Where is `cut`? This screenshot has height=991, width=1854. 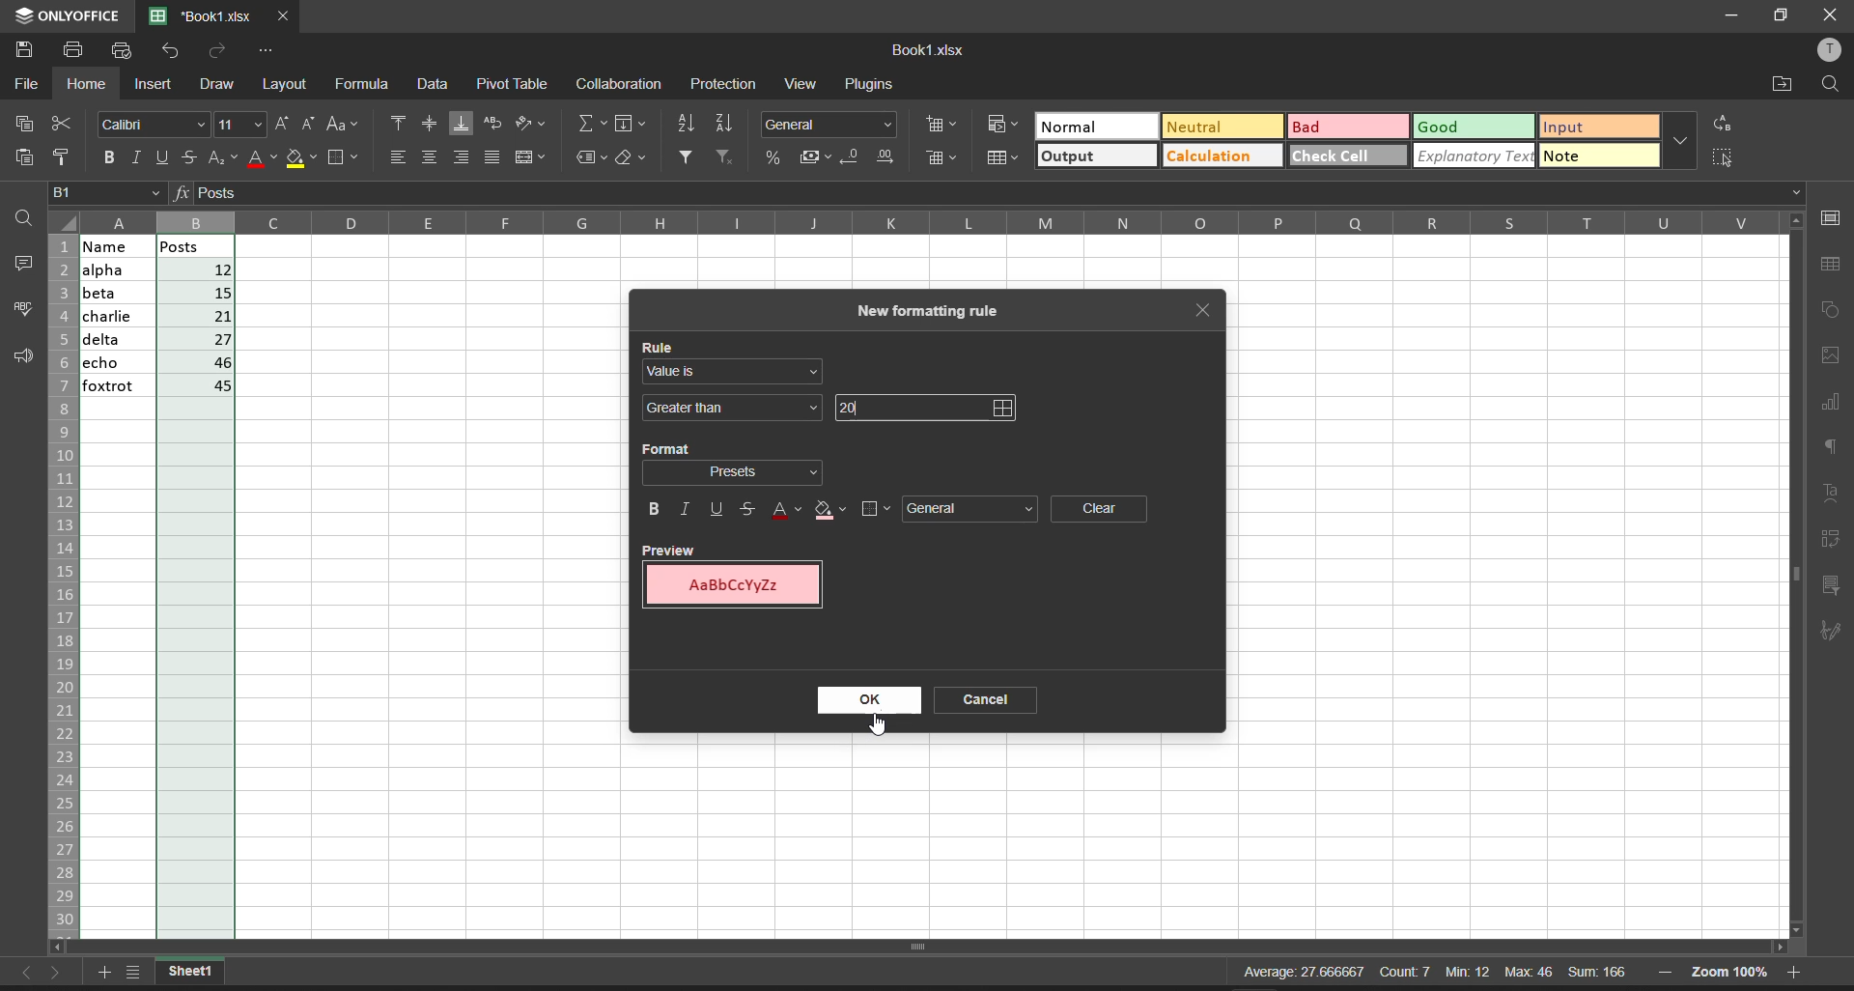
cut is located at coordinates (65, 125).